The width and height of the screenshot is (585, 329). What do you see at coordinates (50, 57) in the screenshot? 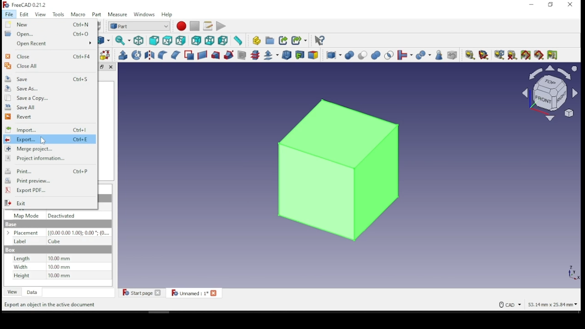
I see `close` at bounding box center [50, 57].